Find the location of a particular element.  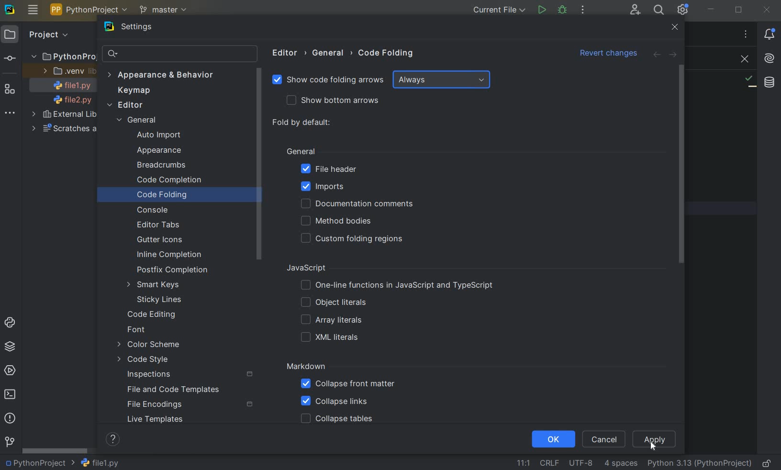

.VENV is located at coordinates (68, 71).